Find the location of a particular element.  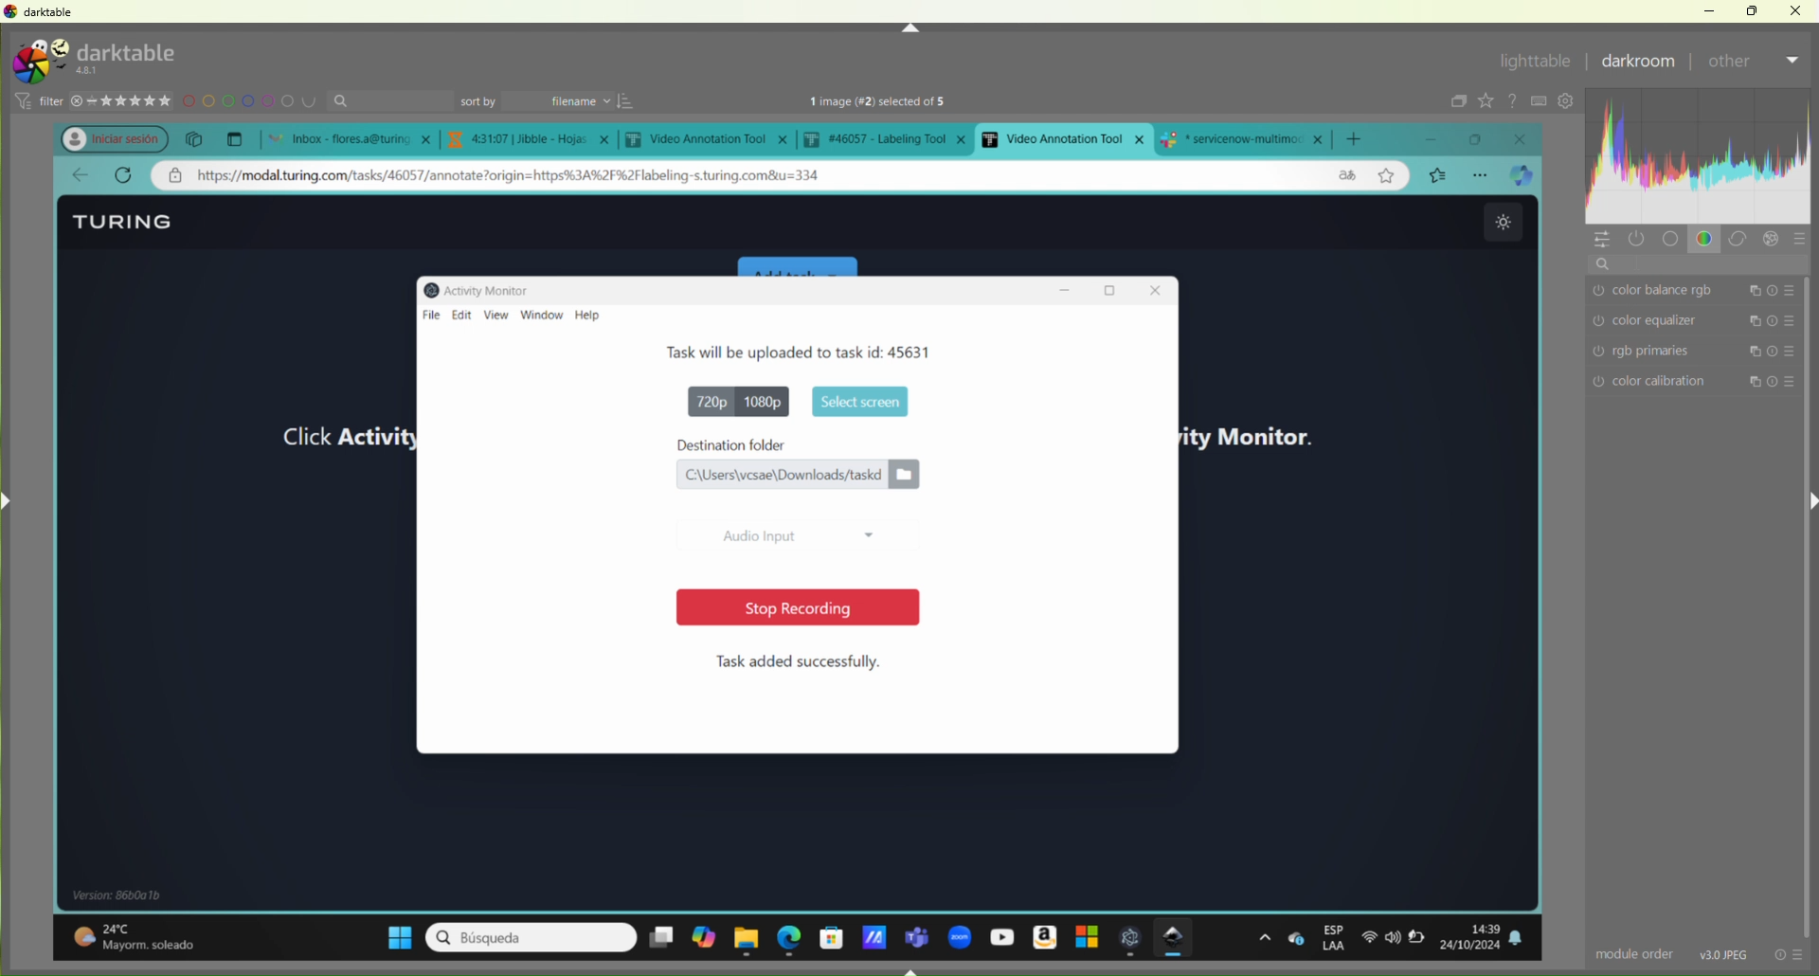

Darkroom is located at coordinates (1635, 62).